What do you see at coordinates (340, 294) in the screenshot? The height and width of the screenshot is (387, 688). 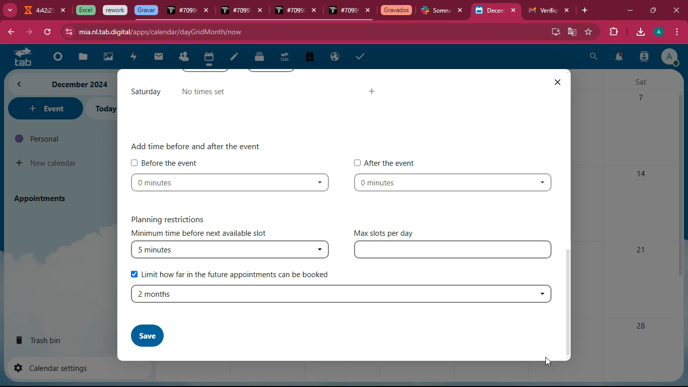 I see `2 months` at bounding box center [340, 294].